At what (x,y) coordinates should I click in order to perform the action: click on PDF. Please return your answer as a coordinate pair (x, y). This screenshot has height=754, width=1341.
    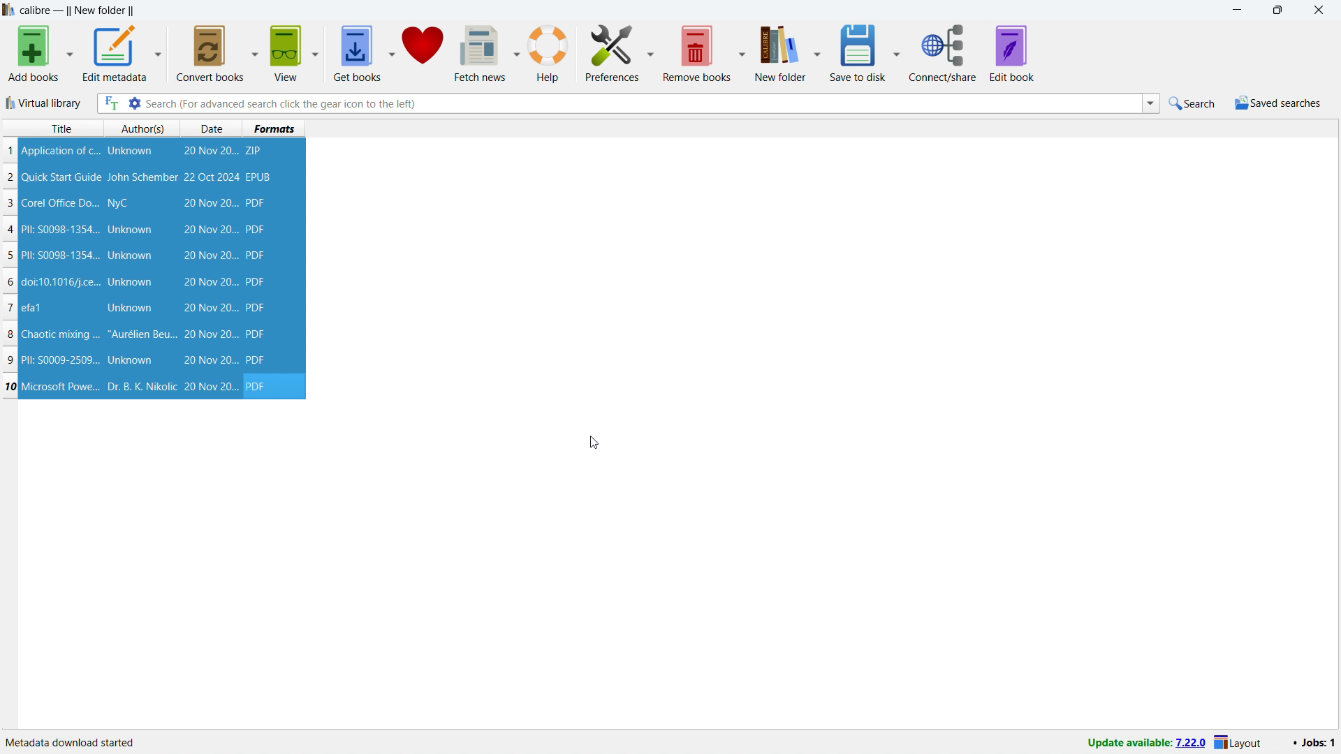
    Looking at the image, I should click on (255, 255).